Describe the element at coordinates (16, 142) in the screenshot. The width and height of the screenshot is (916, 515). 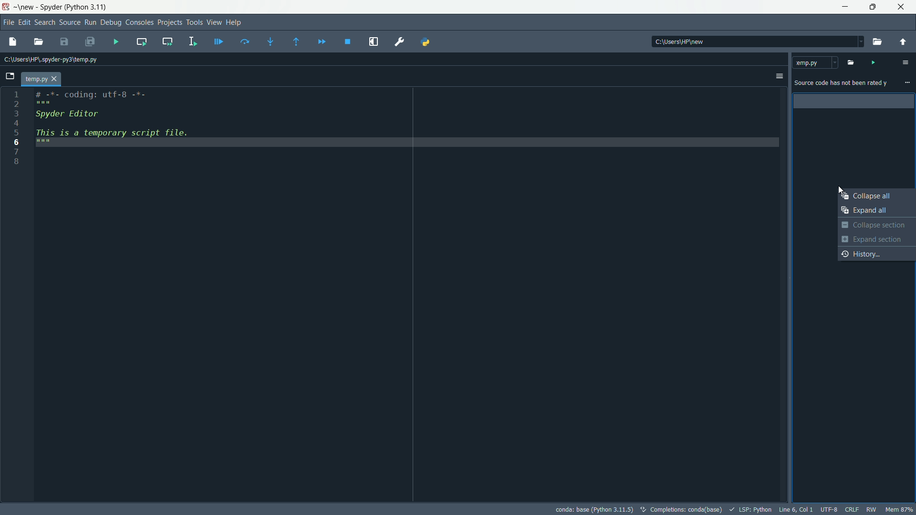
I see `6` at that location.